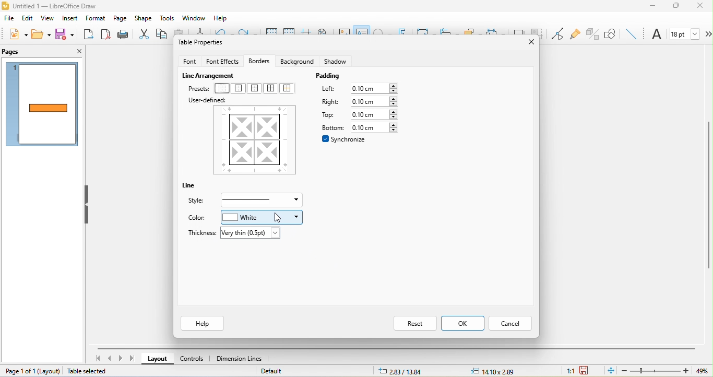 The height and width of the screenshot is (377, 713). Describe the element at coordinates (43, 105) in the screenshot. I see `page1` at that location.